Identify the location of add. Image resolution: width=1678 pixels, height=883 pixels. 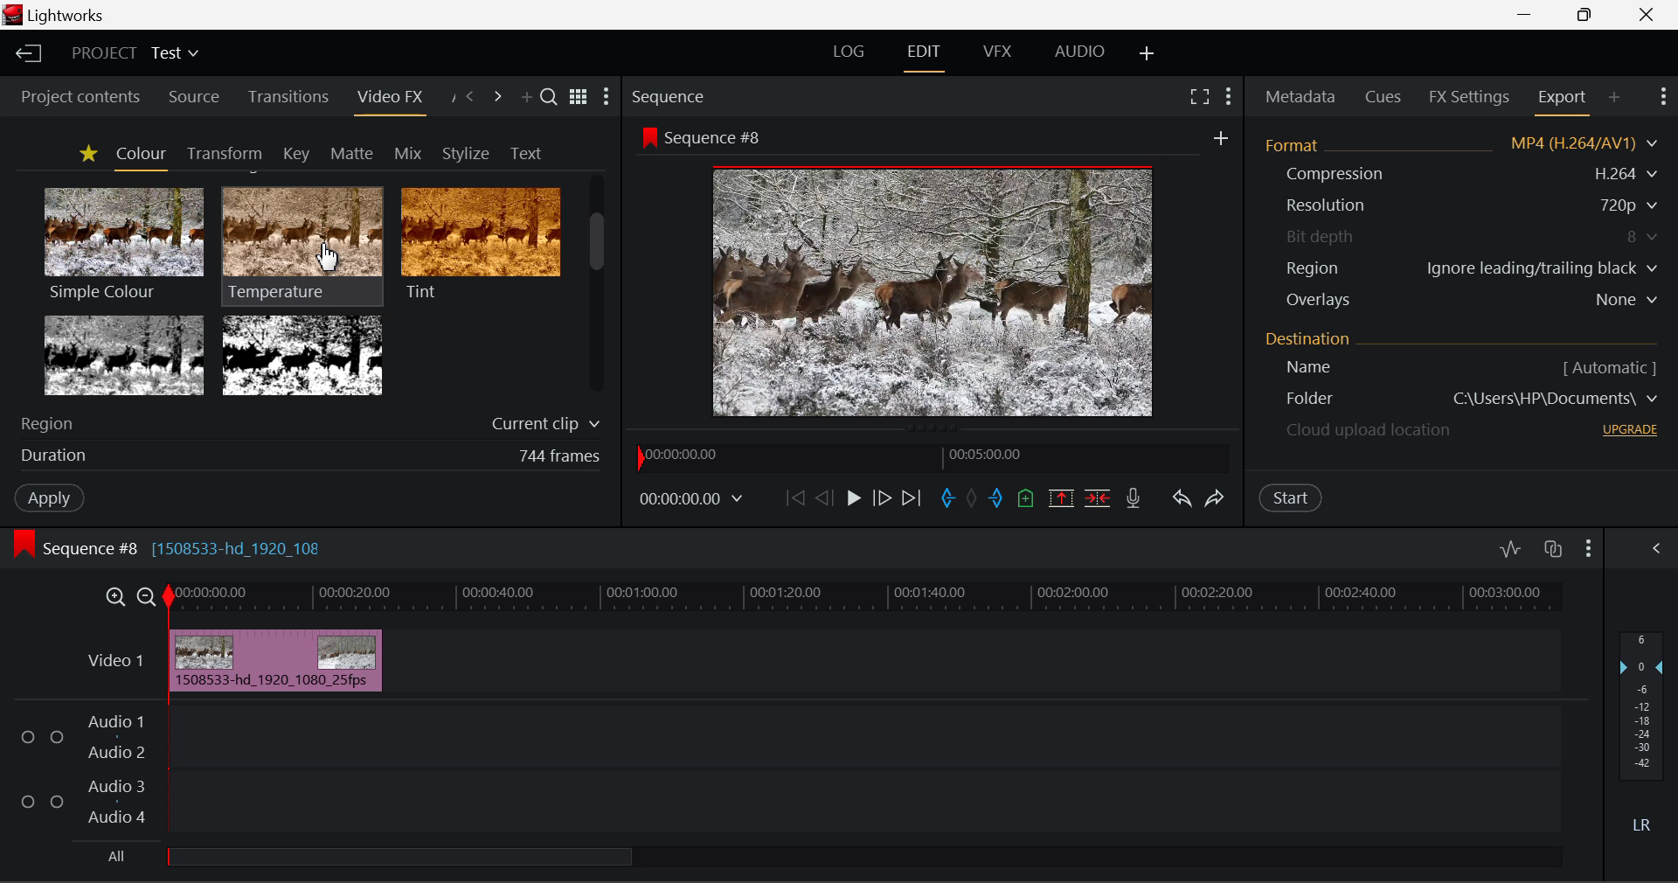
(1220, 137).